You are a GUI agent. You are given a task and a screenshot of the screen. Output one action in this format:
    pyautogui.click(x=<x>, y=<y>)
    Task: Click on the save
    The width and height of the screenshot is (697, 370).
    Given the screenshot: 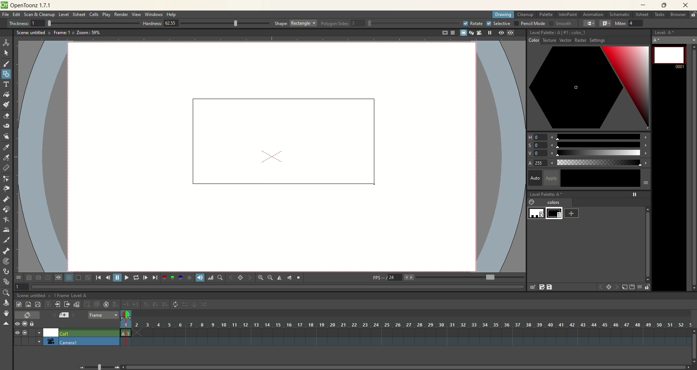 What is the action you would take?
    pyautogui.click(x=550, y=287)
    